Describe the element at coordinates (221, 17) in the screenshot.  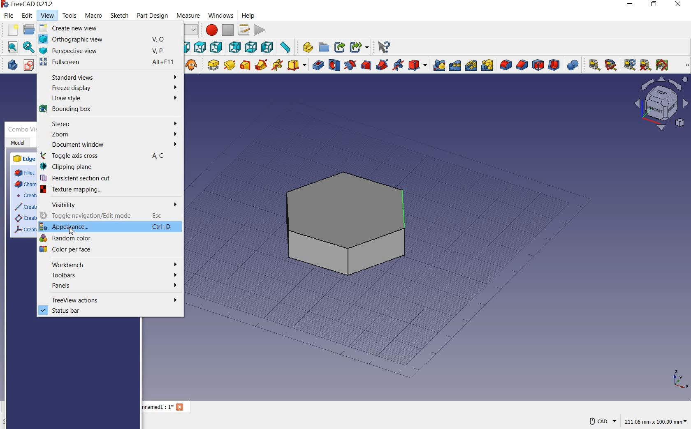
I see `windows` at that location.